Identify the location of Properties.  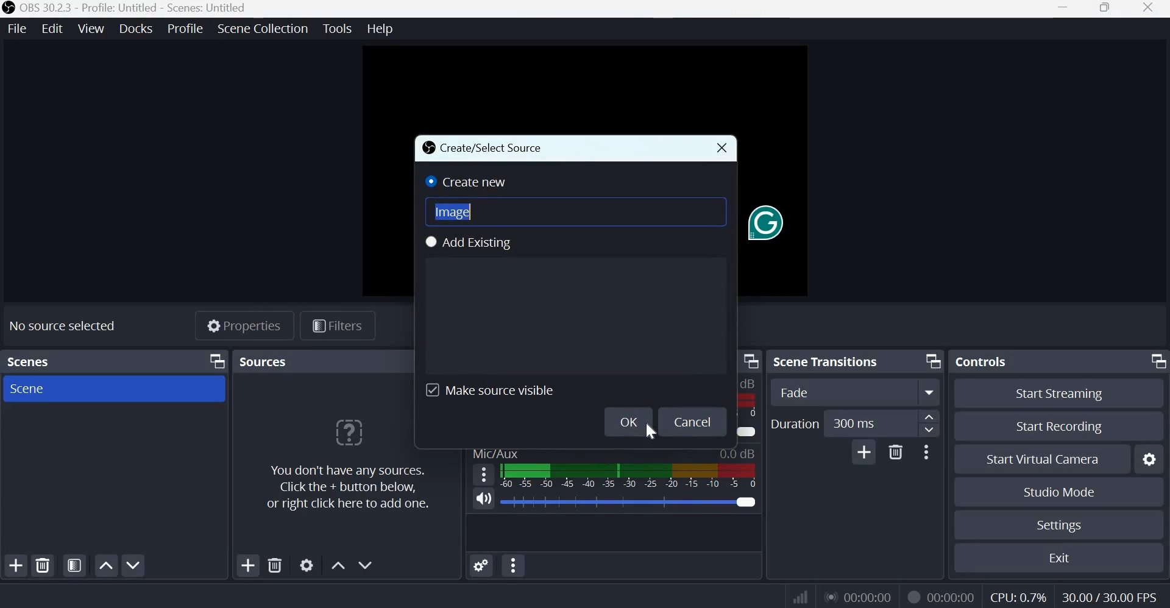
(243, 325).